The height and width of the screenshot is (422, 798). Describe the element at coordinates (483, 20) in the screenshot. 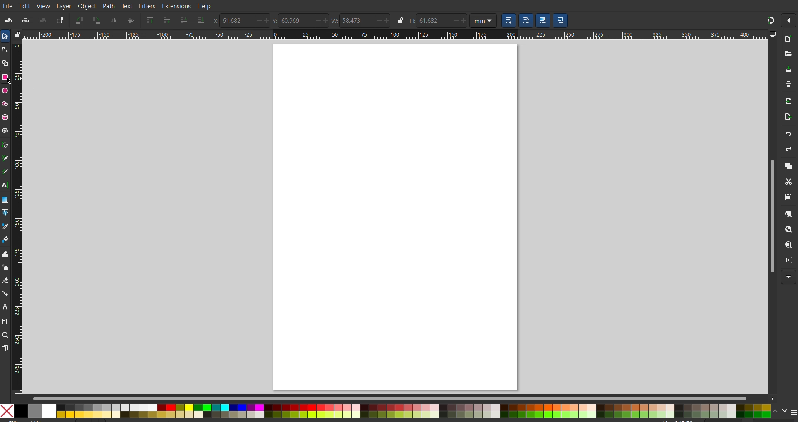

I see `Units` at that location.